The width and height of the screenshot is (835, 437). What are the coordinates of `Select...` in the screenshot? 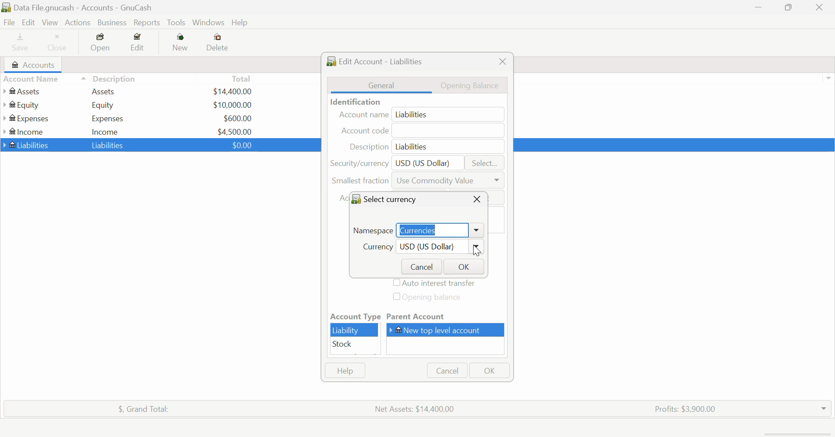 It's located at (484, 163).